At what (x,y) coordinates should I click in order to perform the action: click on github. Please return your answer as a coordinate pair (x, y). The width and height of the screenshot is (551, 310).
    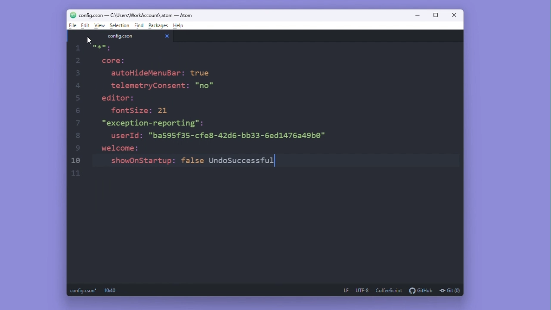
    Looking at the image, I should click on (421, 290).